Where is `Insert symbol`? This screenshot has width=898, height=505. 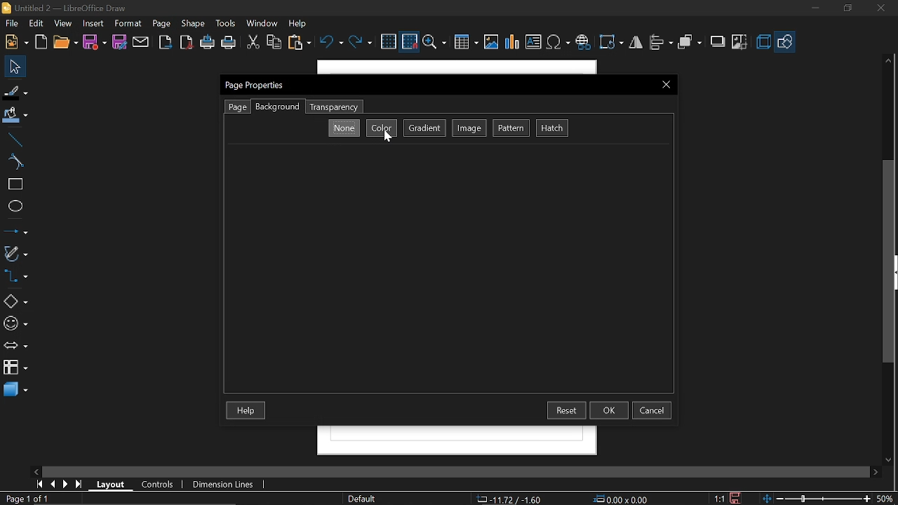 Insert symbol is located at coordinates (558, 43).